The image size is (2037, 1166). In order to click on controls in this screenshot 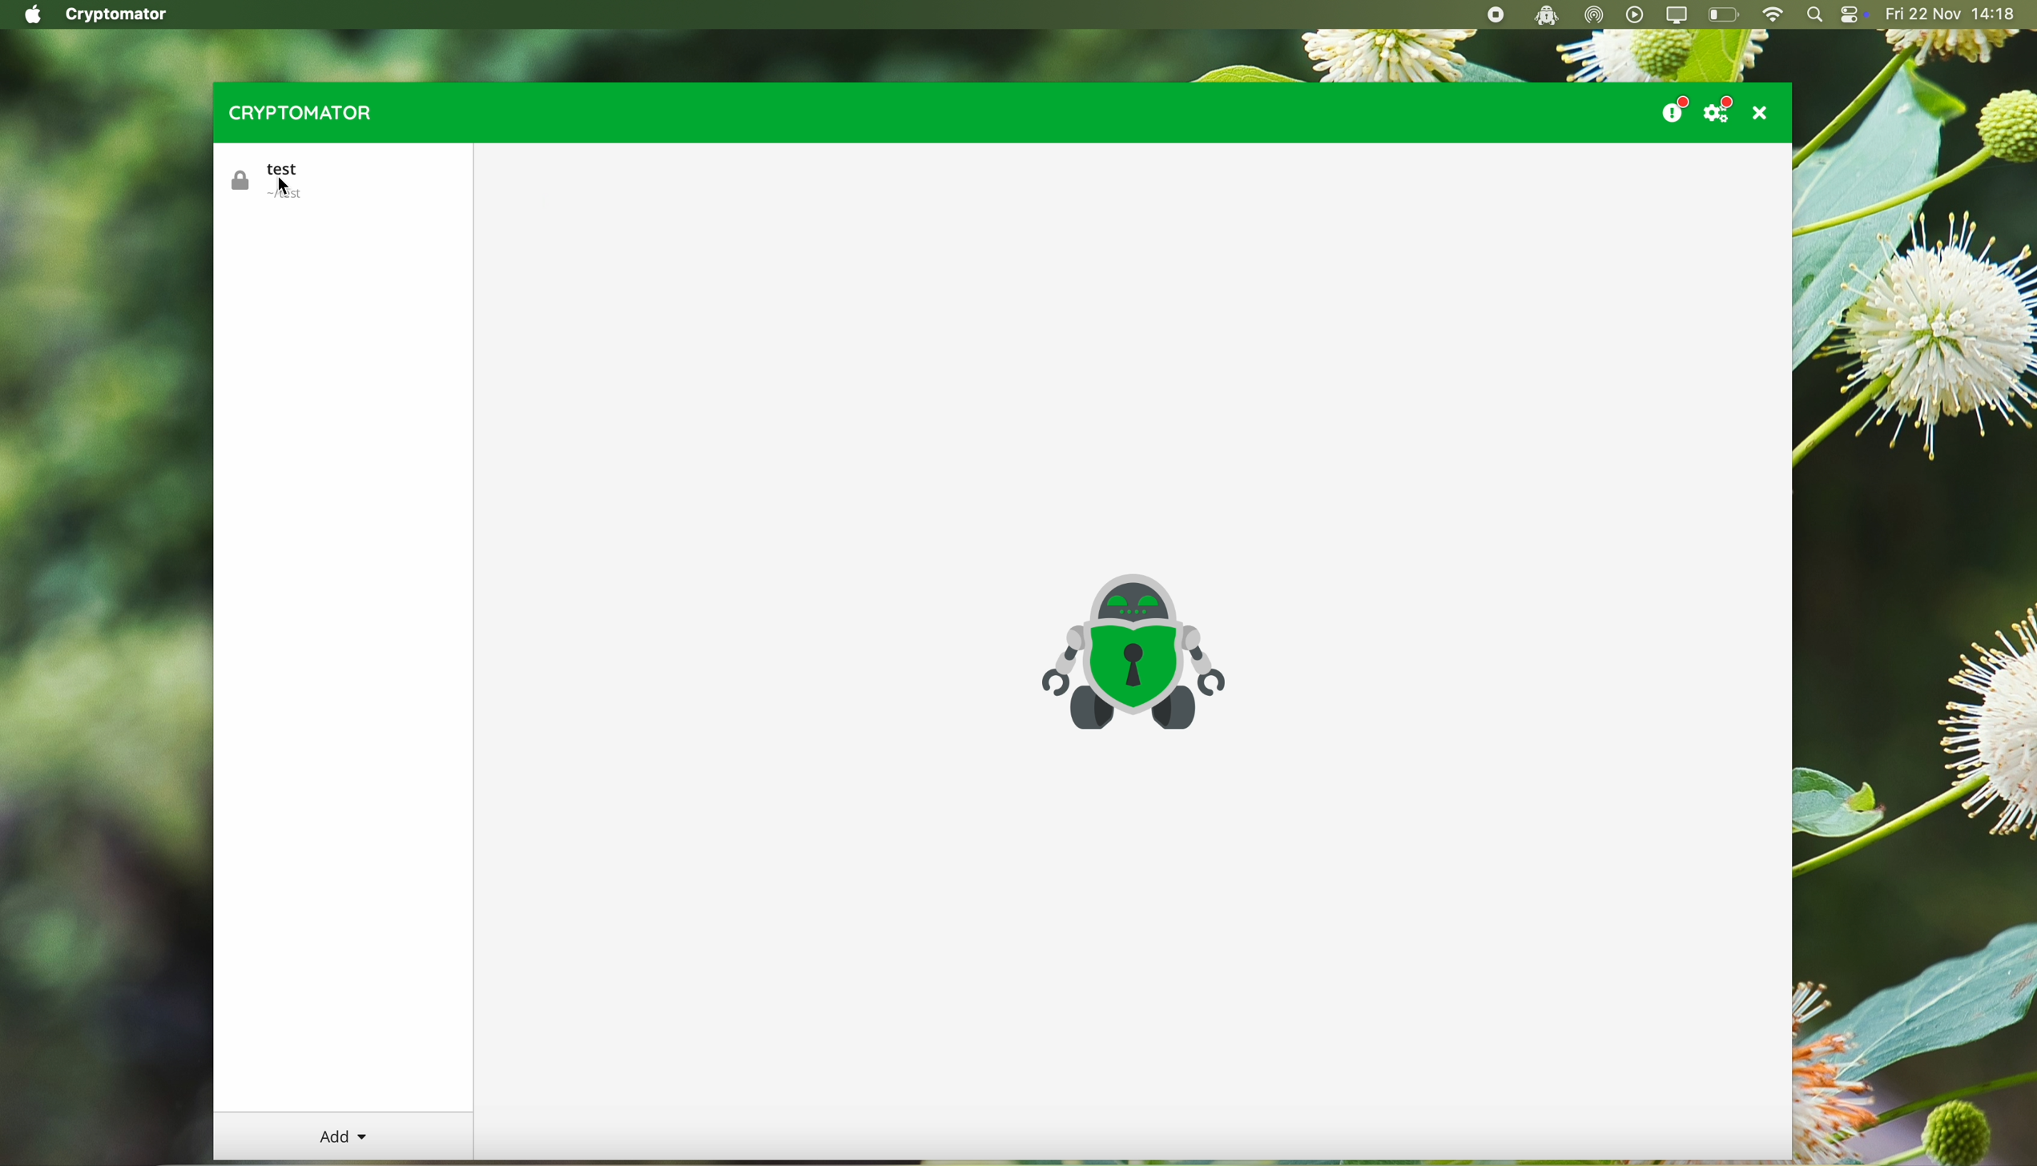, I will do `click(1854, 16)`.